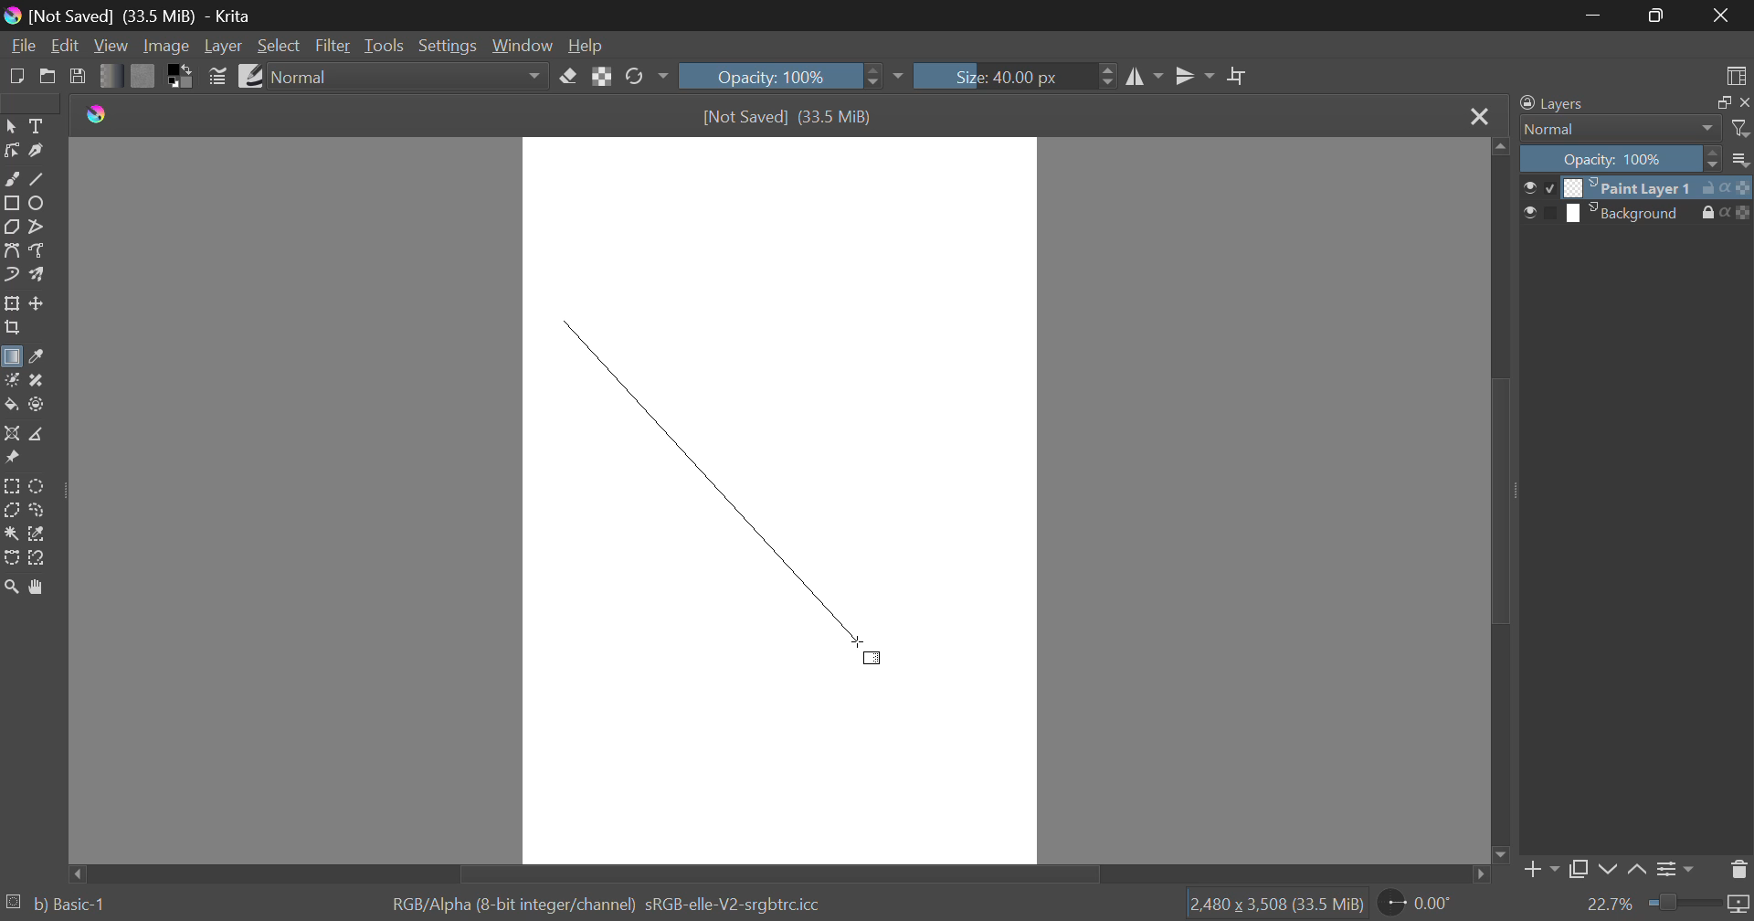  What do you see at coordinates (601, 77) in the screenshot?
I see `Lock Alpha` at bounding box center [601, 77].